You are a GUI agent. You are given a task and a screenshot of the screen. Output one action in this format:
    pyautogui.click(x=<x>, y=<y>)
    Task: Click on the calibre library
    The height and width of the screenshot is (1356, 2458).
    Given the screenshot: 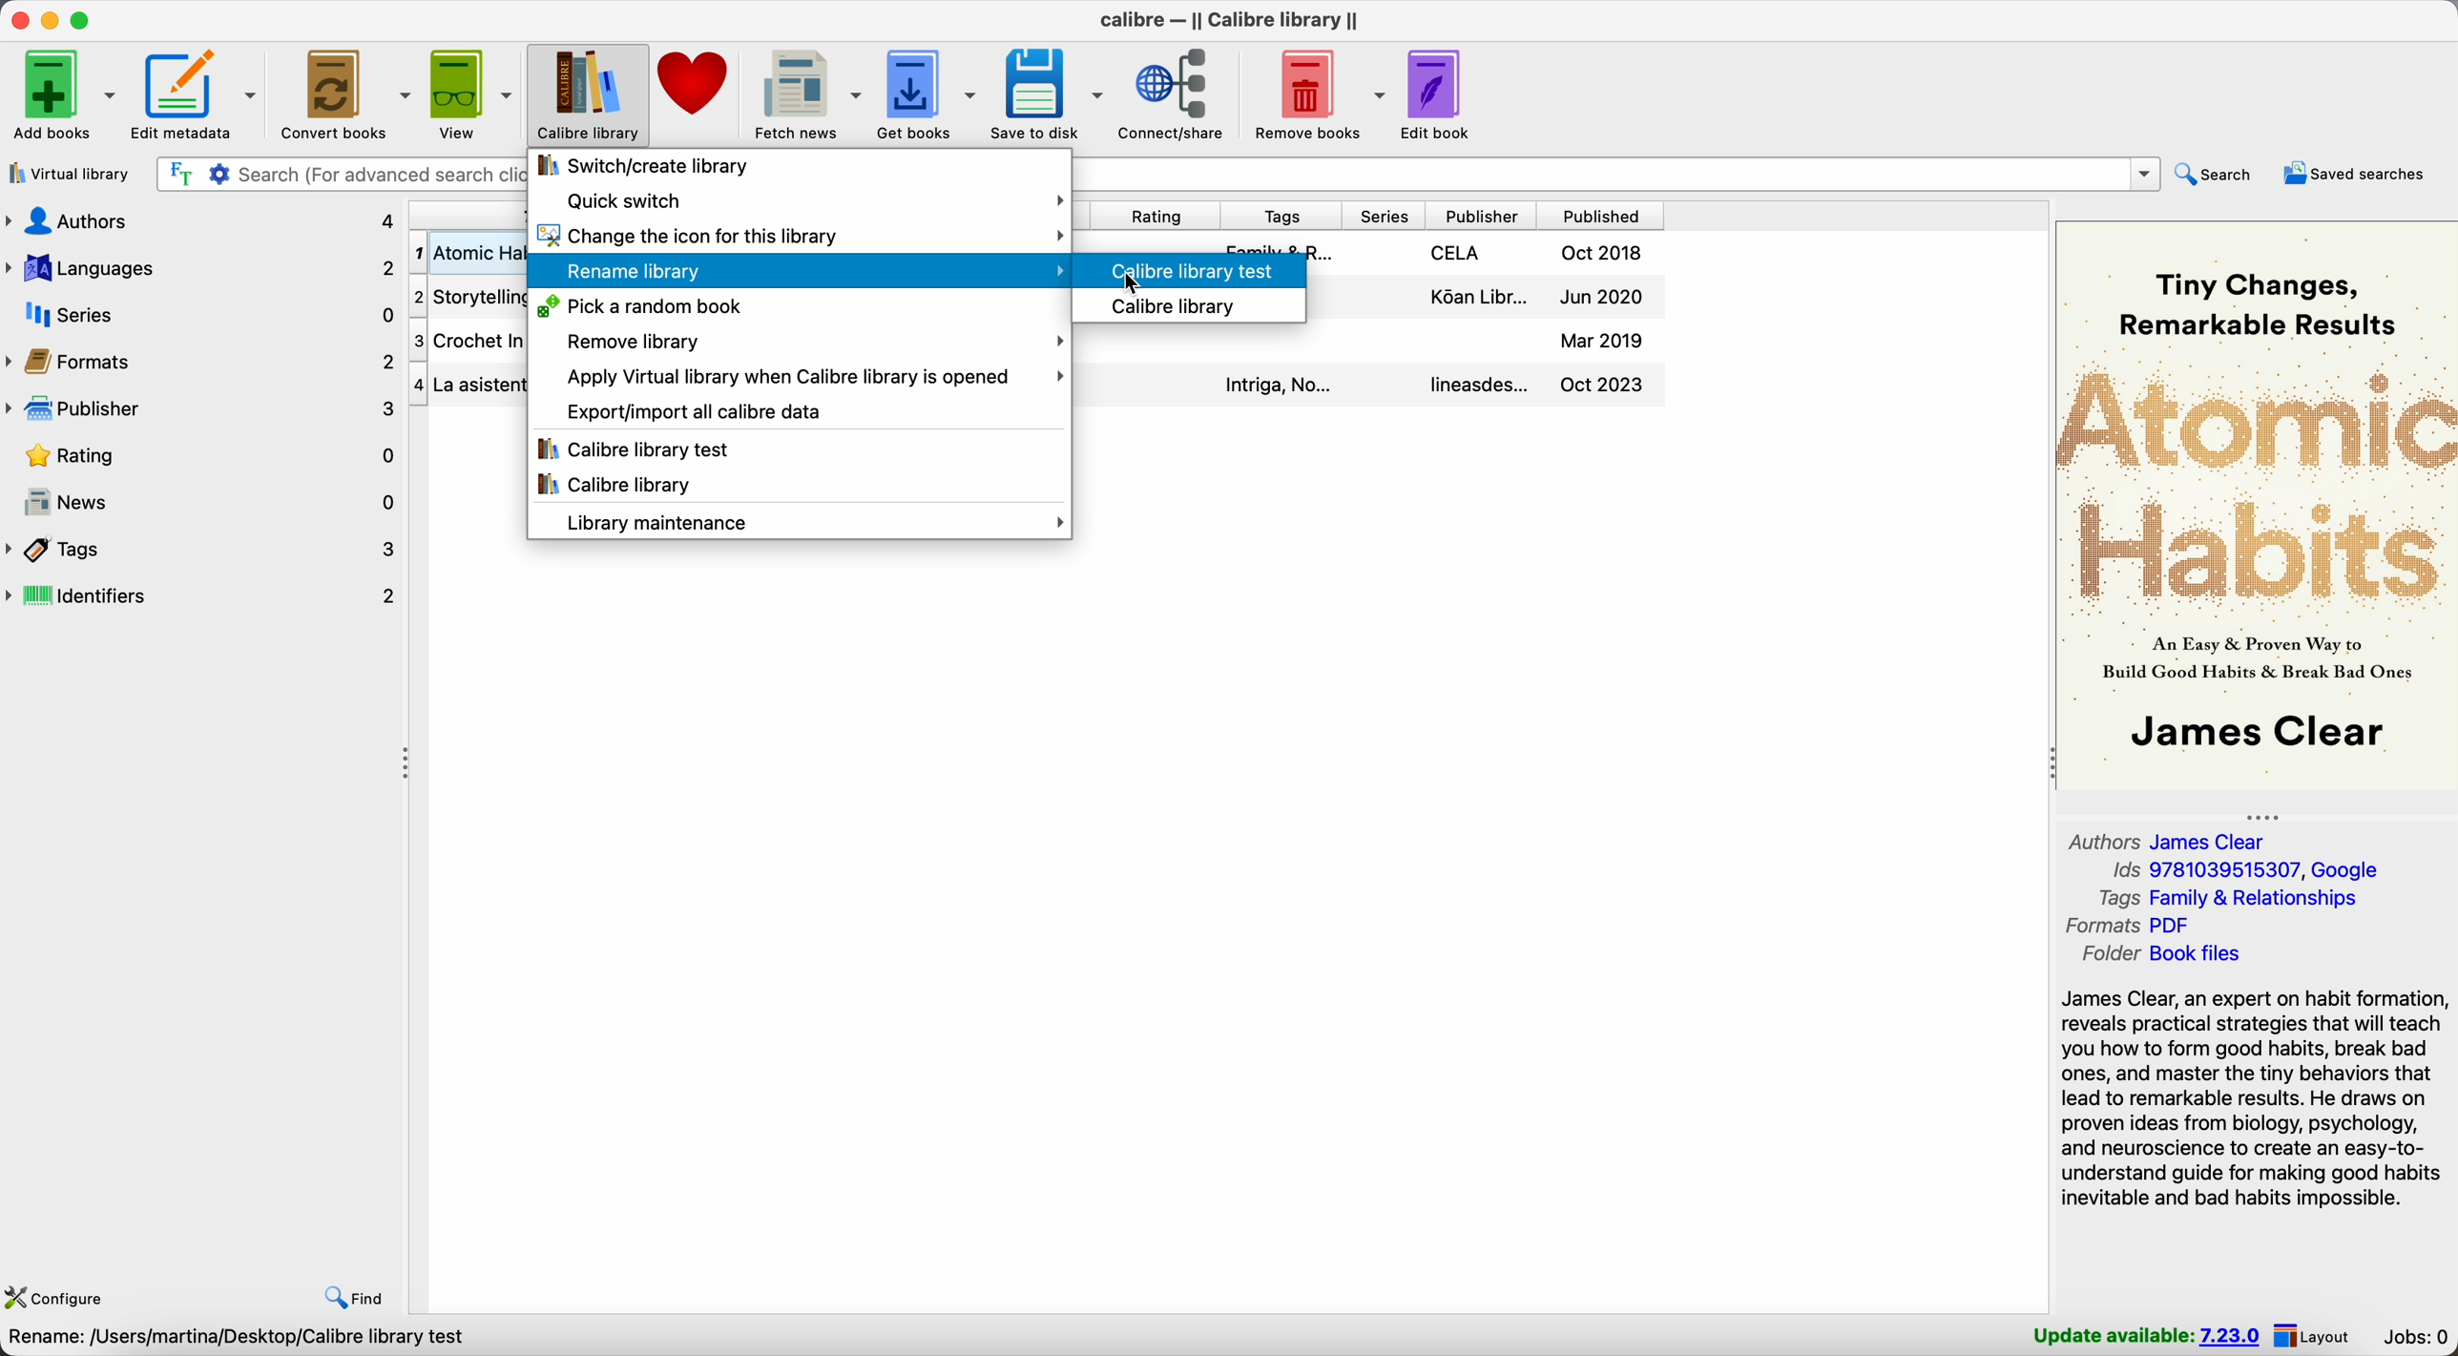 What is the action you would take?
    pyautogui.click(x=1164, y=309)
    